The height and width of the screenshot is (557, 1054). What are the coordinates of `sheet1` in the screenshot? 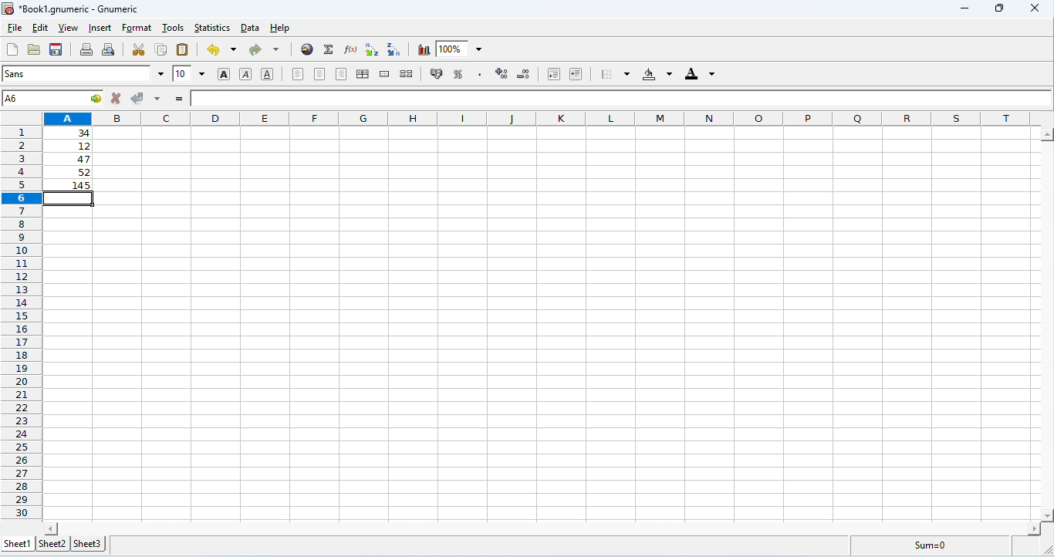 It's located at (18, 545).